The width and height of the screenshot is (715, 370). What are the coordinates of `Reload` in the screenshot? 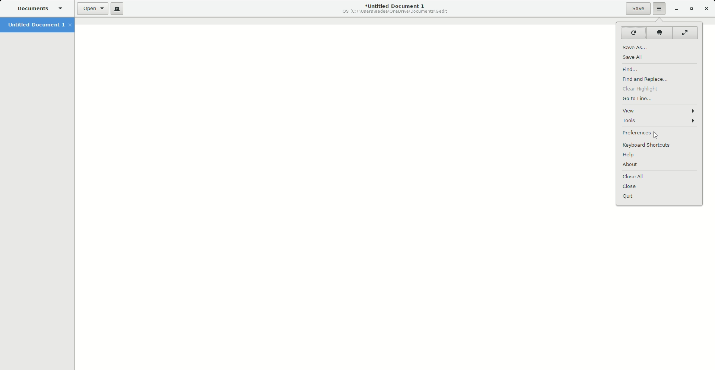 It's located at (633, 32).